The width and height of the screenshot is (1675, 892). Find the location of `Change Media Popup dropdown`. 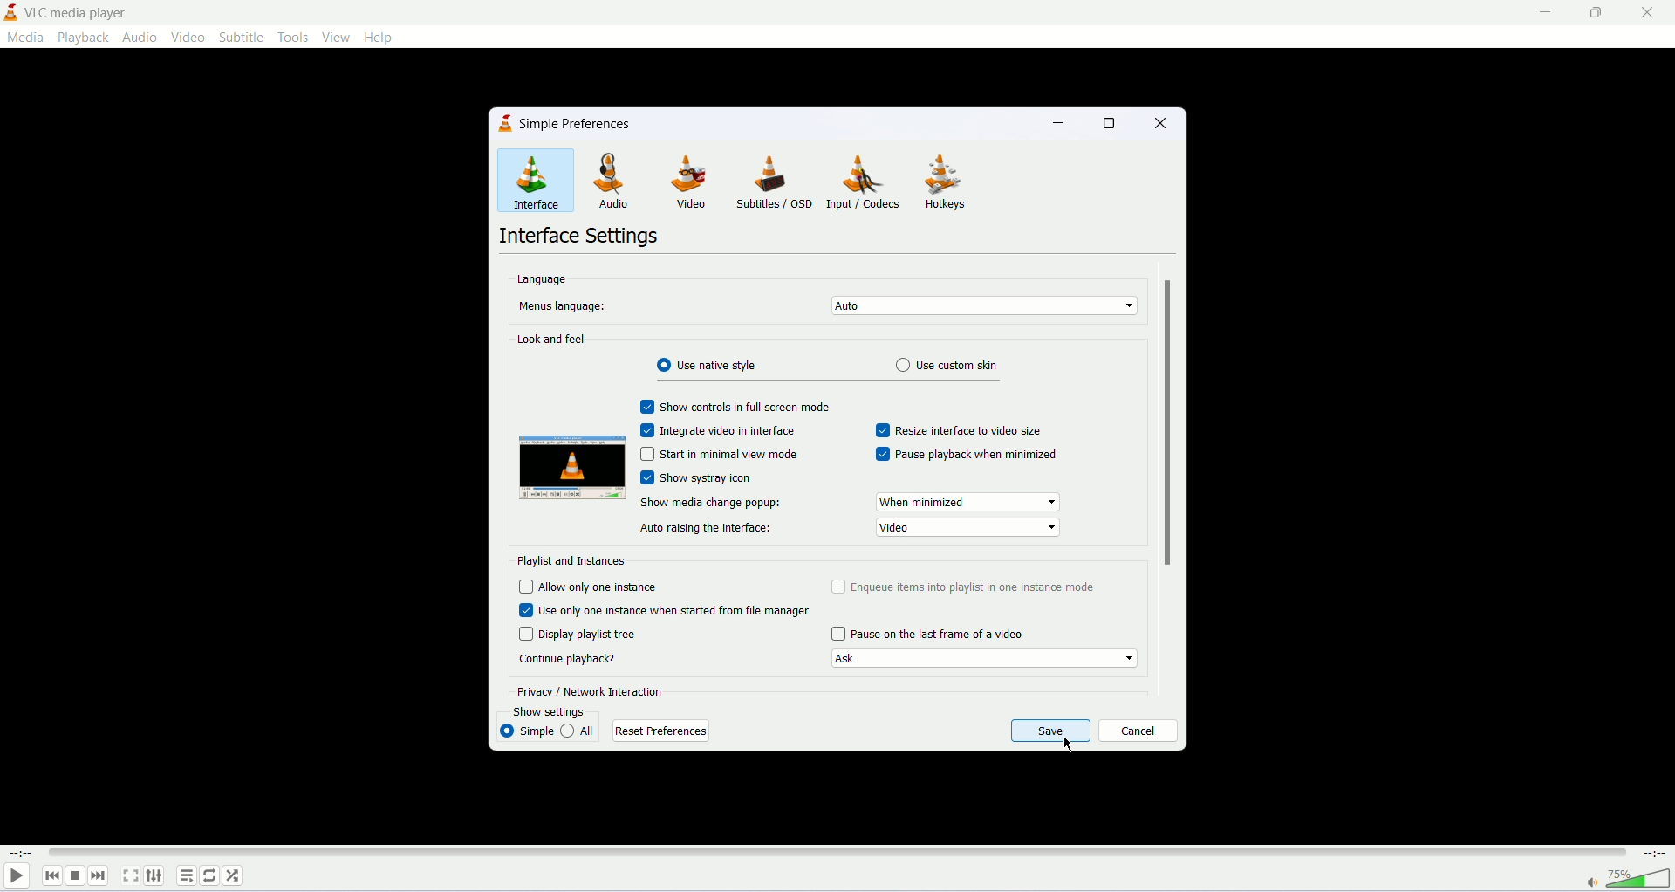

Change Media Popup dropdown is located at coordinates (970, 502).